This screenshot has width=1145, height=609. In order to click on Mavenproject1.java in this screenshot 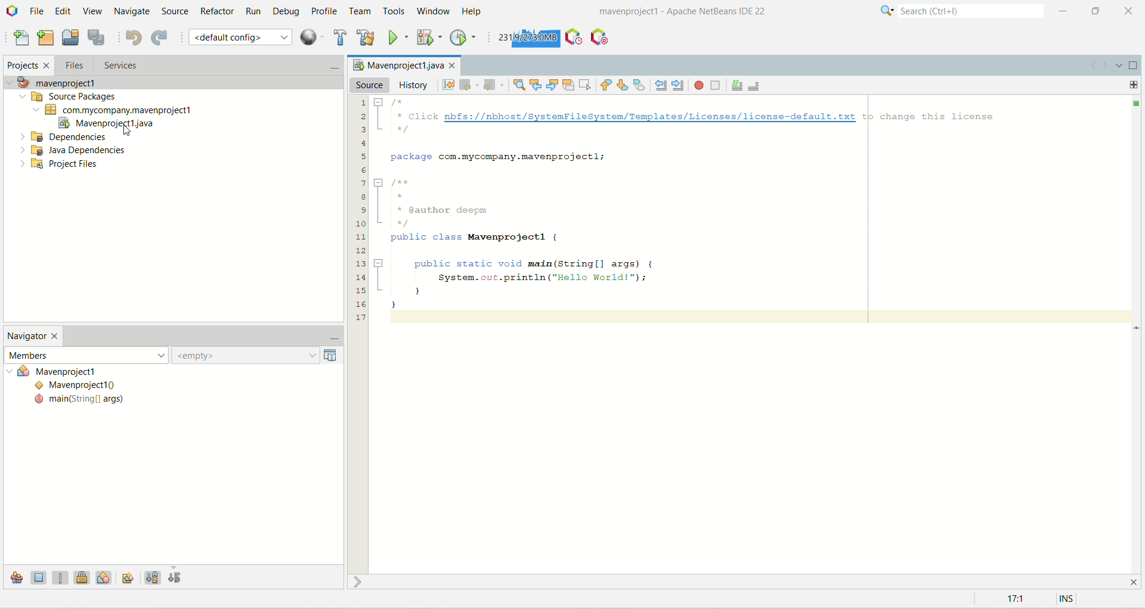, I will do `click(402, 64)`.